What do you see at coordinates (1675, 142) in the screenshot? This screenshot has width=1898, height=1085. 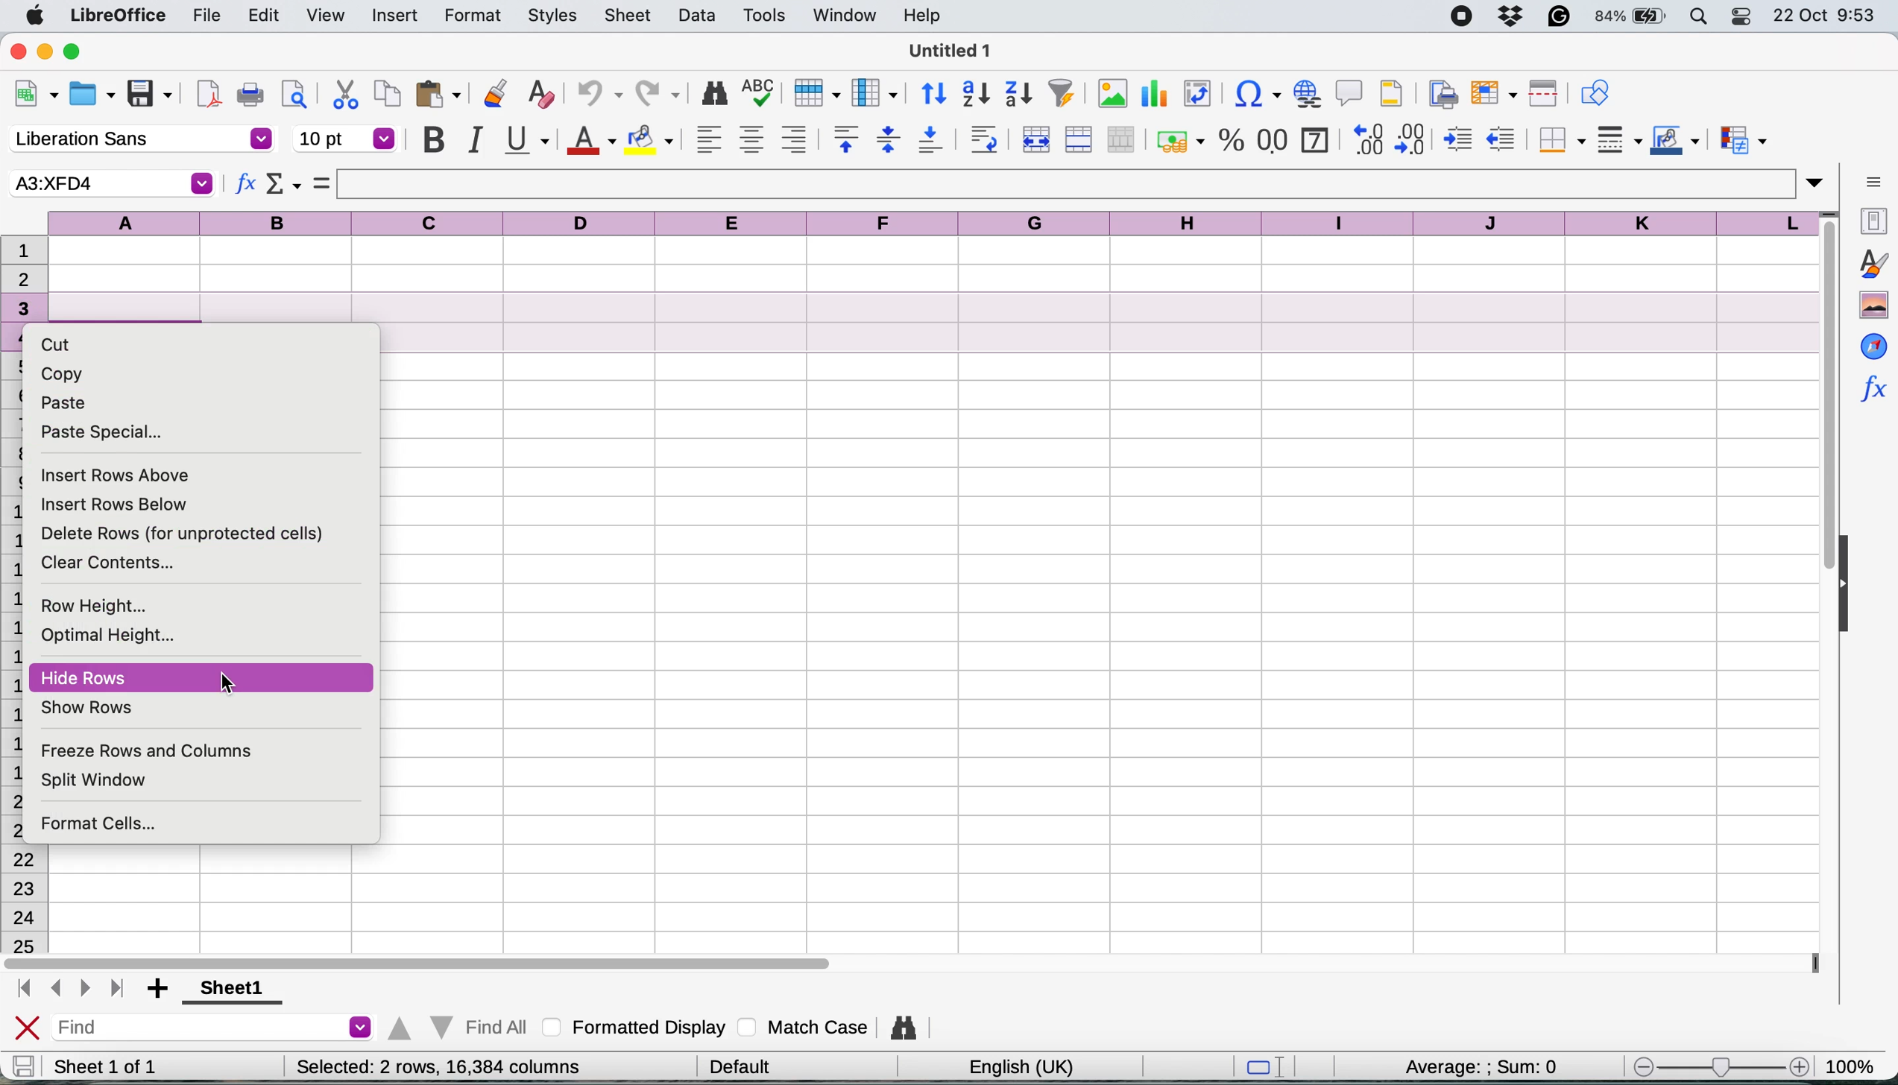 I see `border color` at bounding box center [1675, 142].